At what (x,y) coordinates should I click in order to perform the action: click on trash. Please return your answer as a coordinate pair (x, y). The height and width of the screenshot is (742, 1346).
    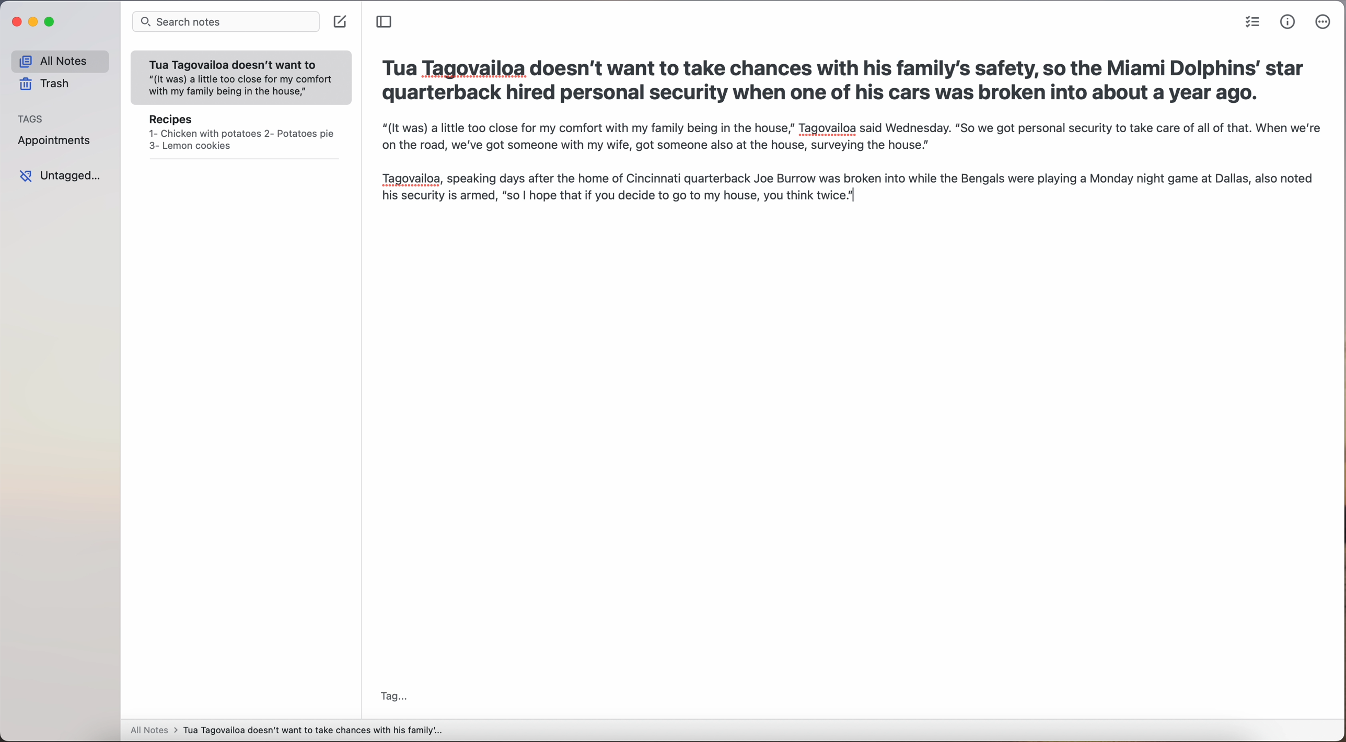
    Looking at the image, I should click on (46, 84).